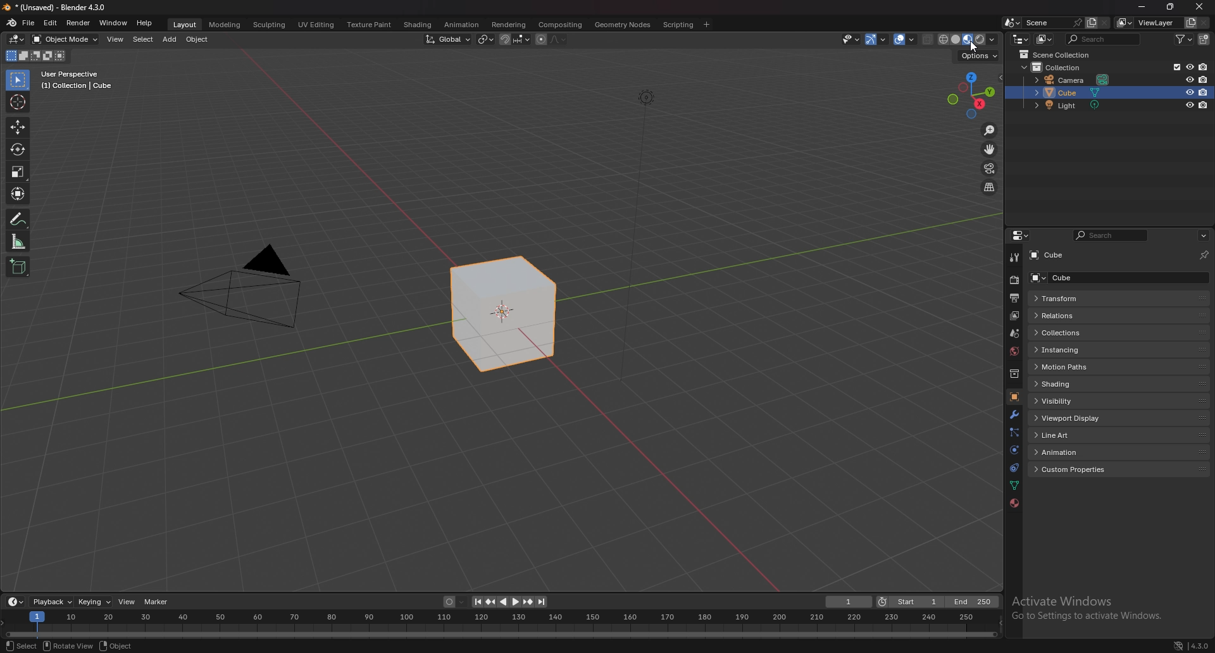 The image size is (1215, 653). Describe the element at coordinates (1203, 67) in the screenshot. I see `disable in renders` at that location.